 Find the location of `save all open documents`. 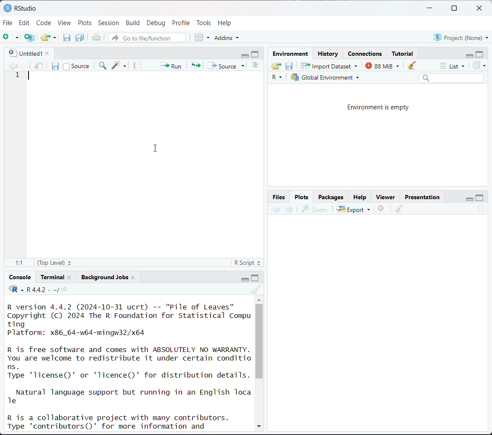

save all open documents is located at coordinates (80, 37).